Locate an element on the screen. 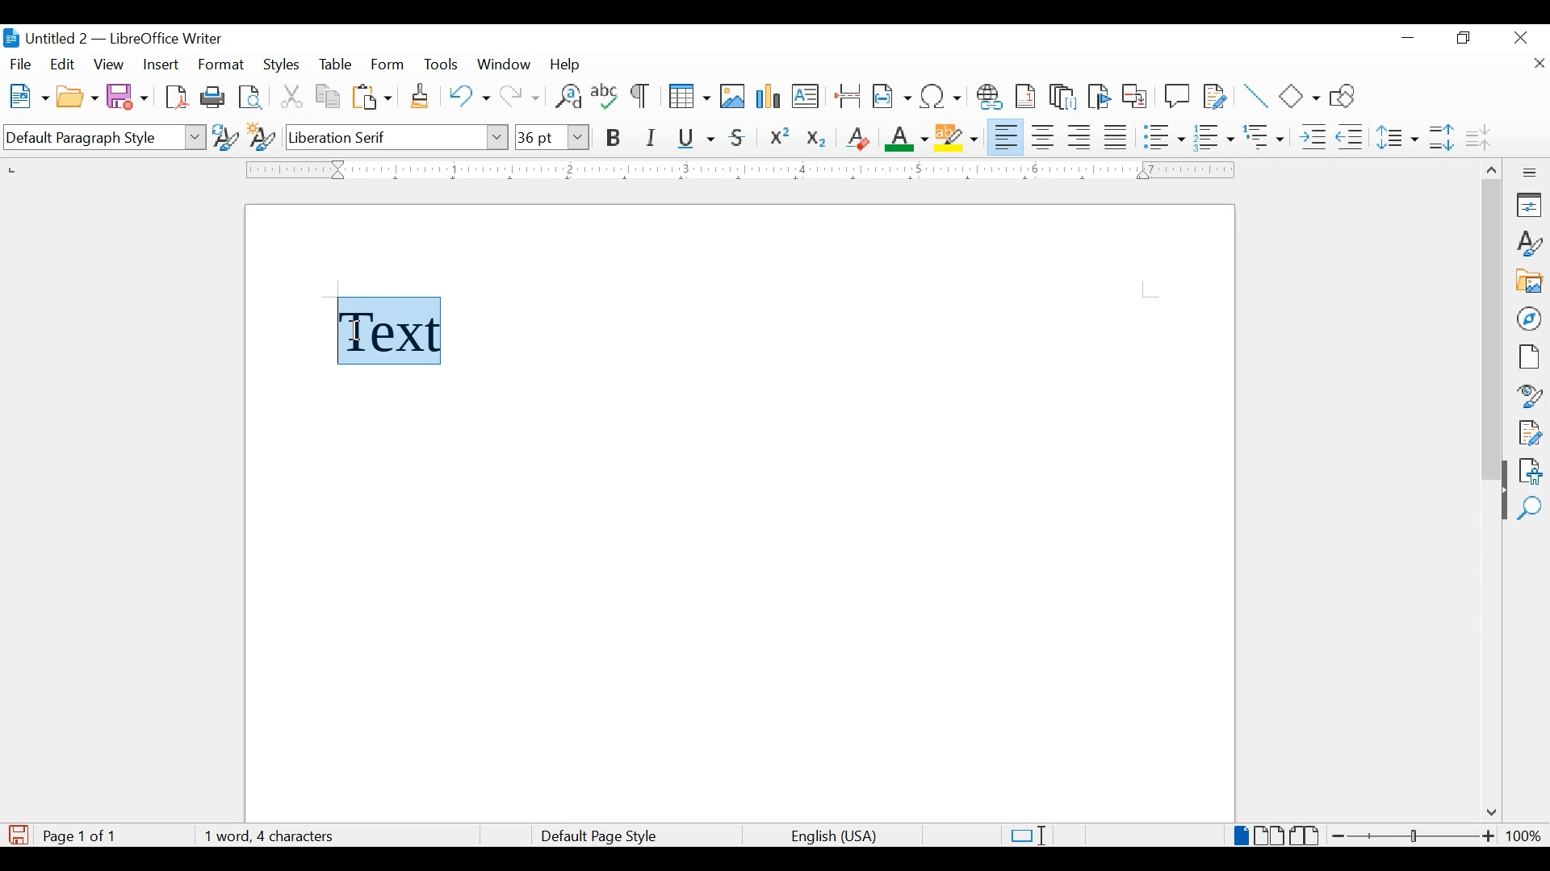  basic shapes is located at coordinates (1301, 96).